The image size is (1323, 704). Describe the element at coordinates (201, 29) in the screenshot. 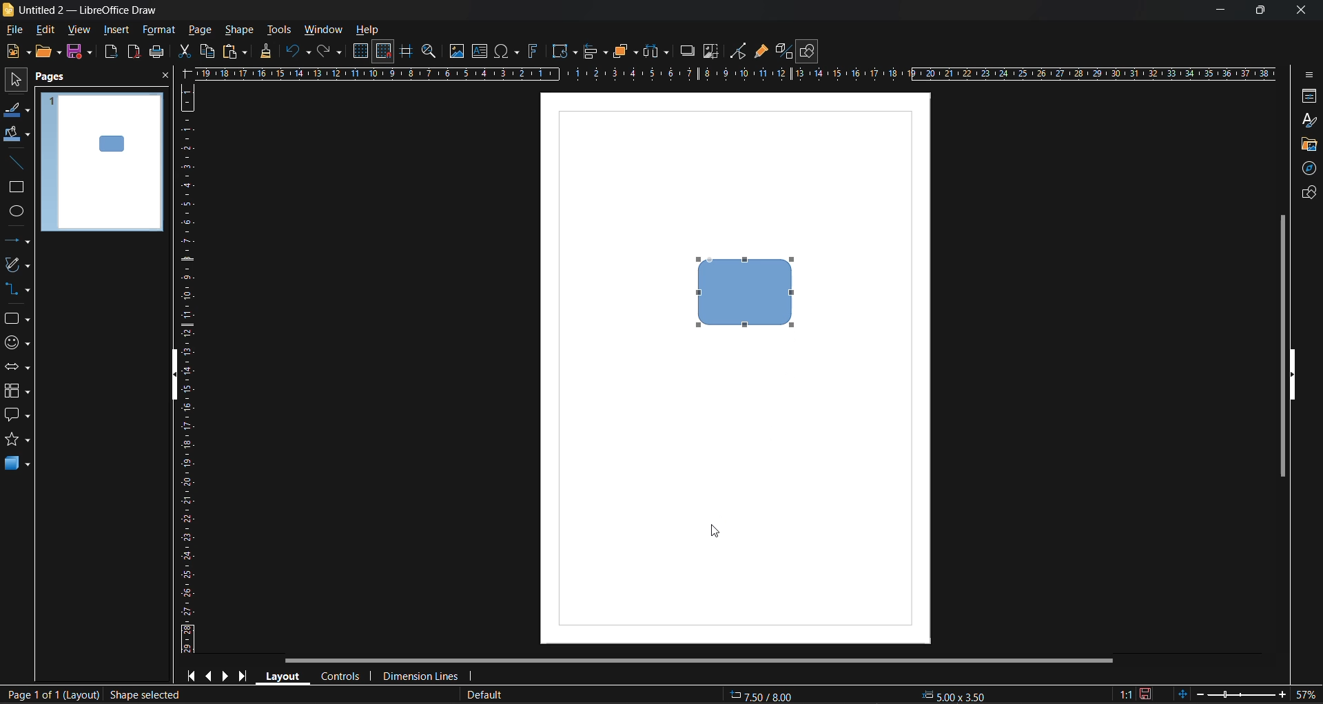

I see `page` at that location.